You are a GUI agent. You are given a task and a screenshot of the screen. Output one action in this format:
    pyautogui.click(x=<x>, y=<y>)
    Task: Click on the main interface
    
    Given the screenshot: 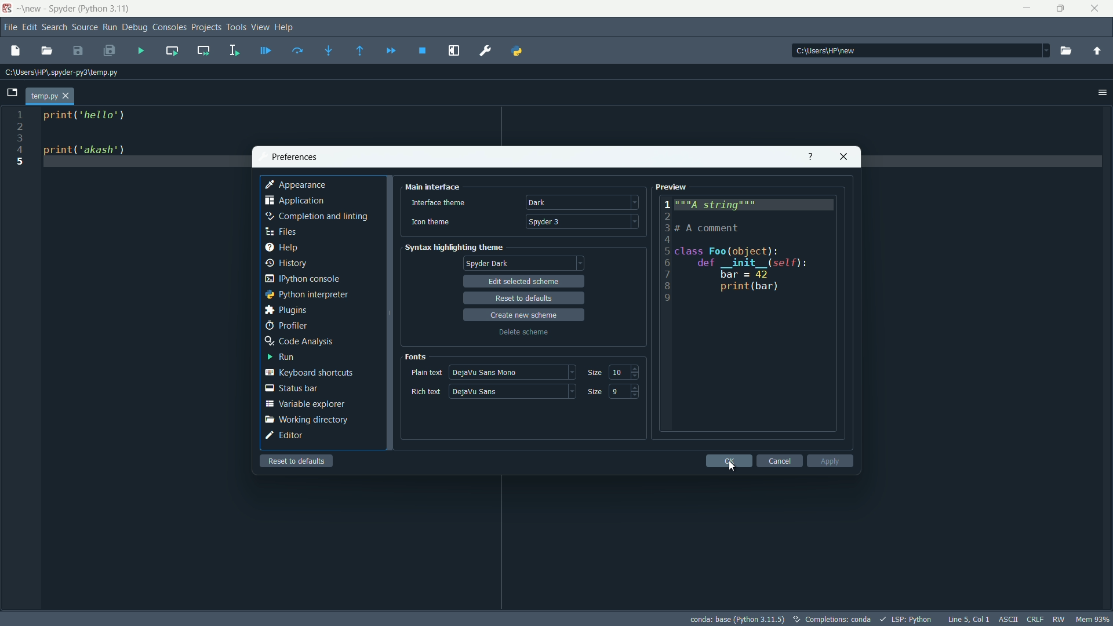 What is the action you would take?
    pyautogui.click(x=435, y=187)
    